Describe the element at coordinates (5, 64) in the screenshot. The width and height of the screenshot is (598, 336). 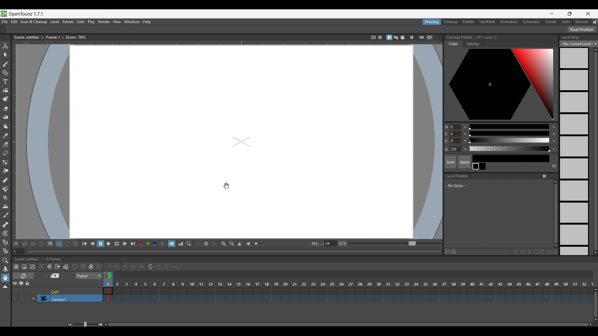
I see `Brush tool` at that location.